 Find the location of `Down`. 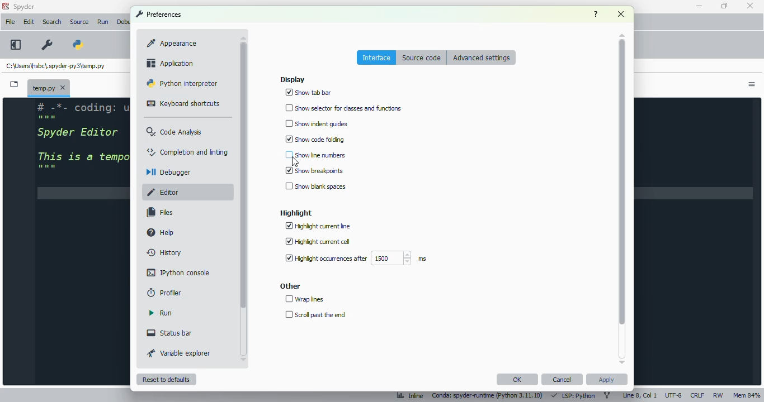

Down is located at coordinates (247, 357).